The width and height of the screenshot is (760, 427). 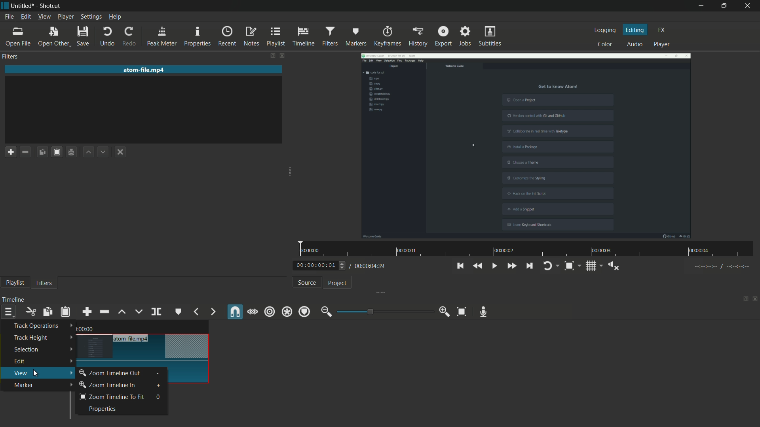 I want to click on ripple delete, so click(x=104, y=312).